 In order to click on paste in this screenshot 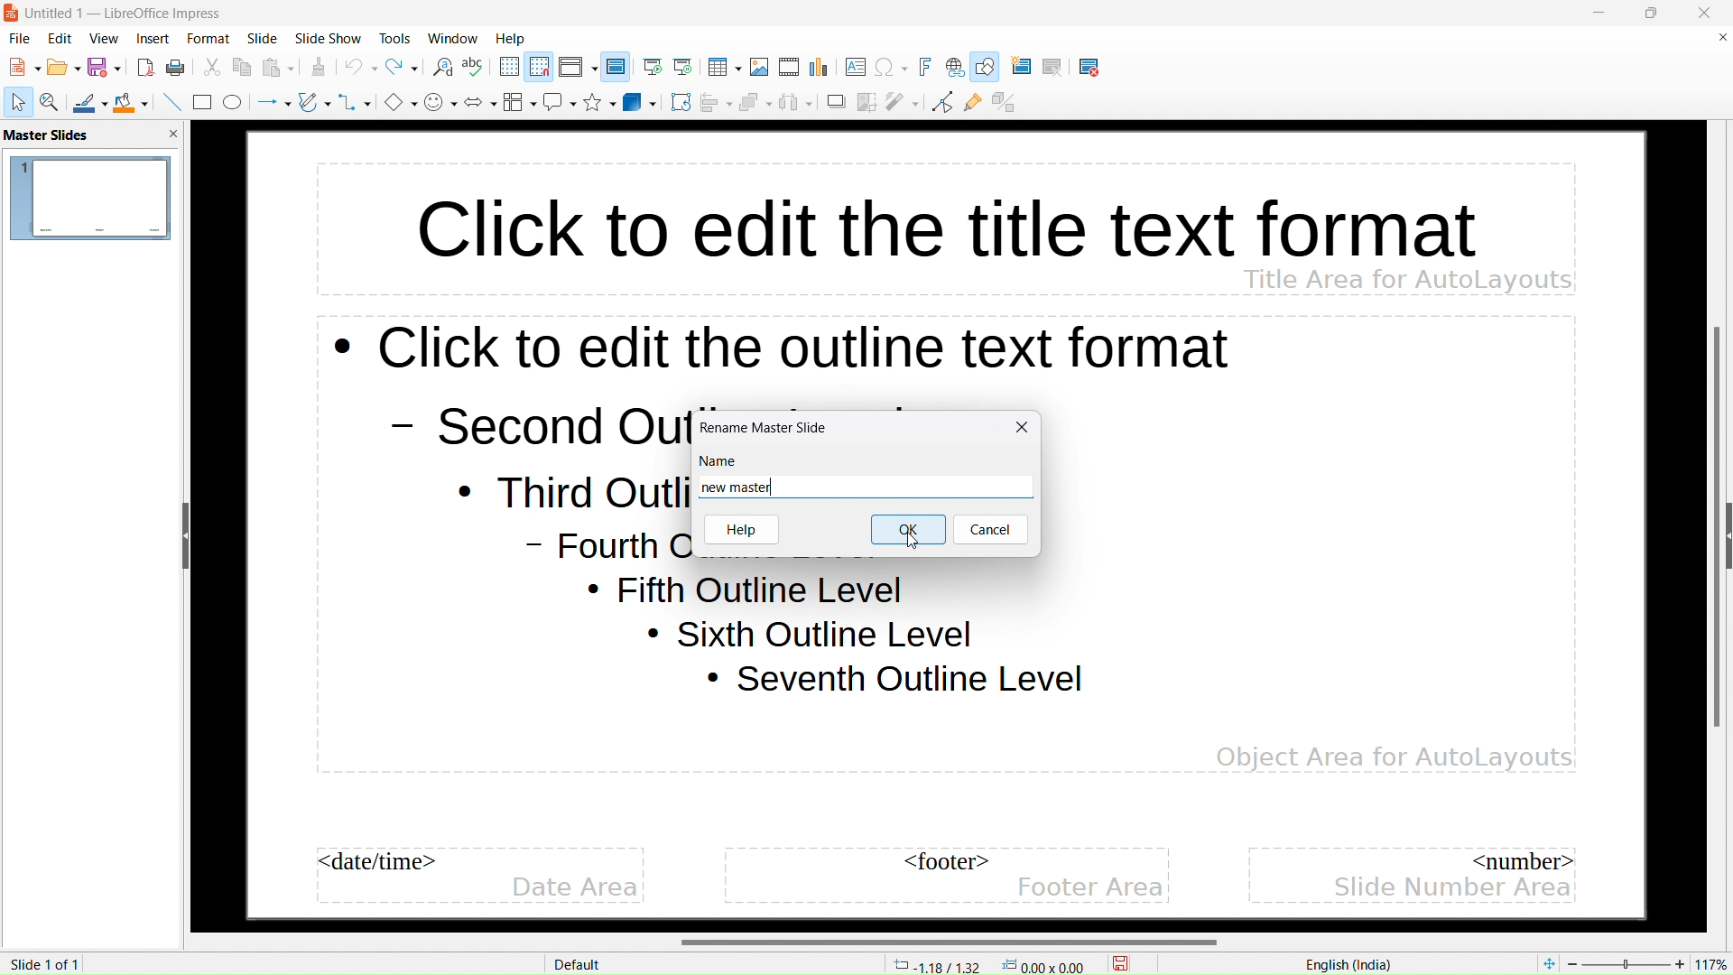, I will do `click(277, 68)`.